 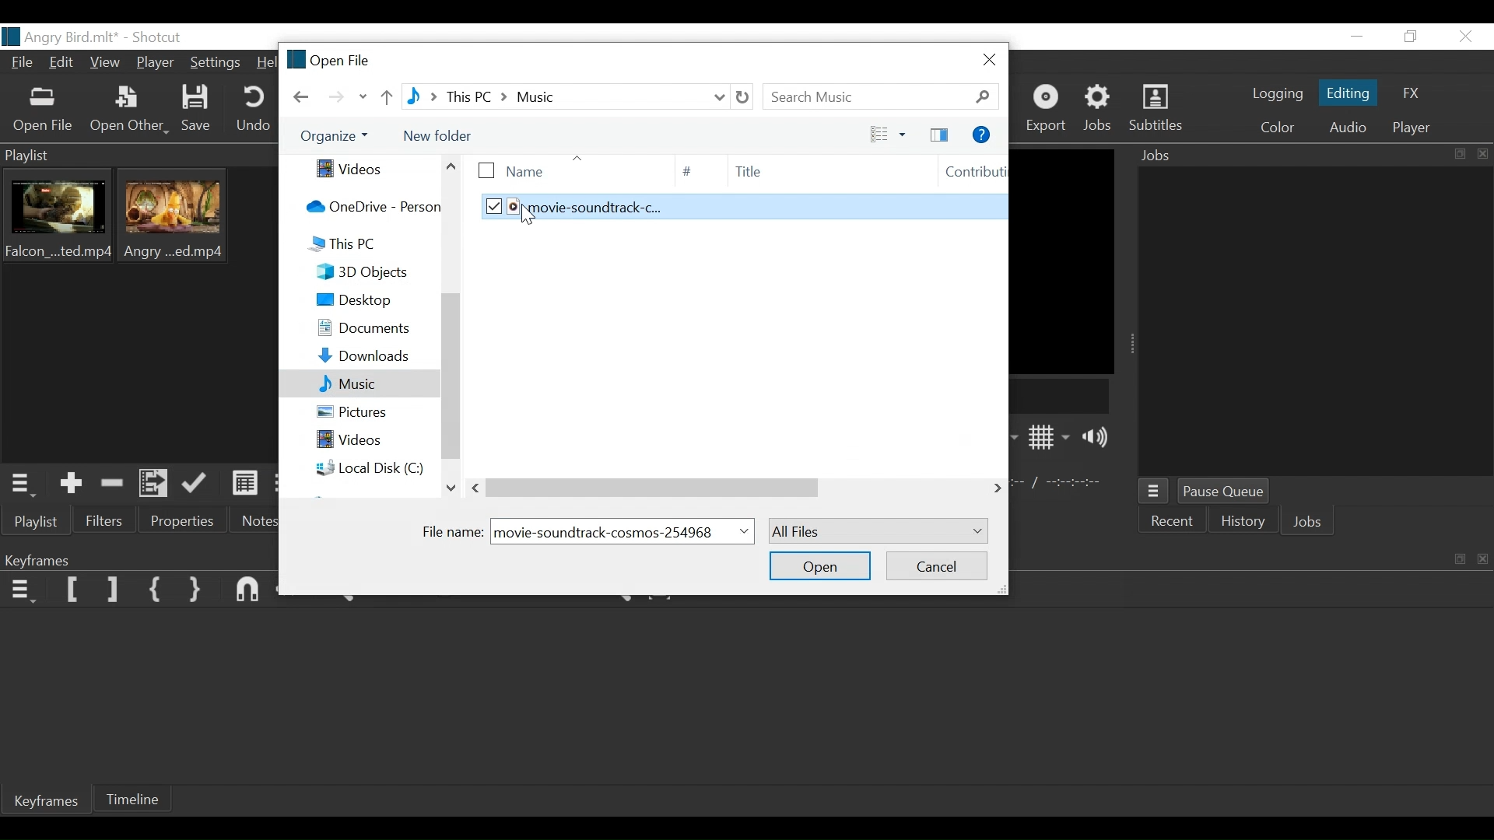 I want to click on Jobs Menu, so click(x=1157, y=492).